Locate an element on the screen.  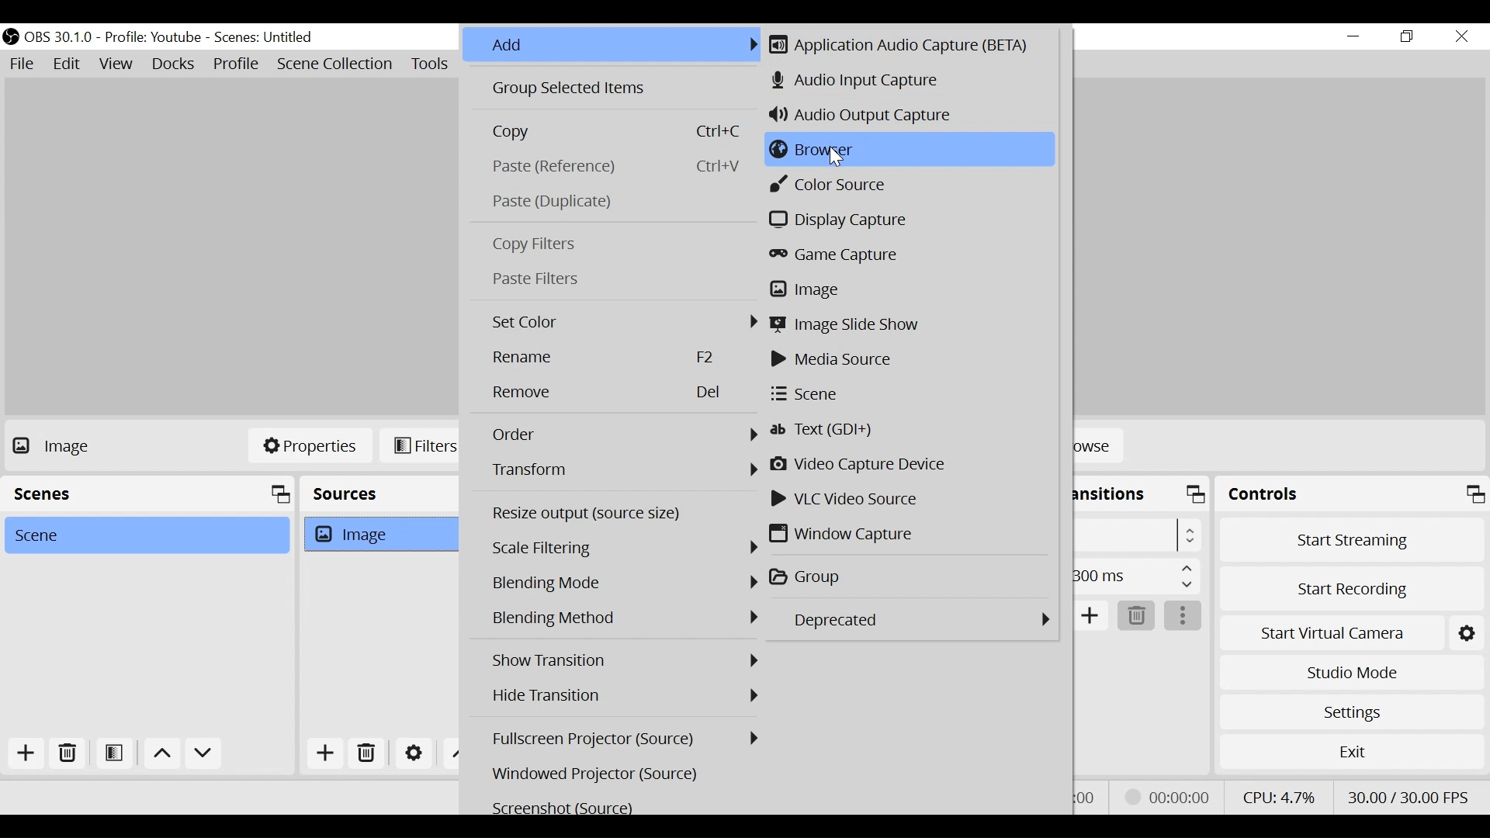
More Options is located at coordinates (1182, 615).